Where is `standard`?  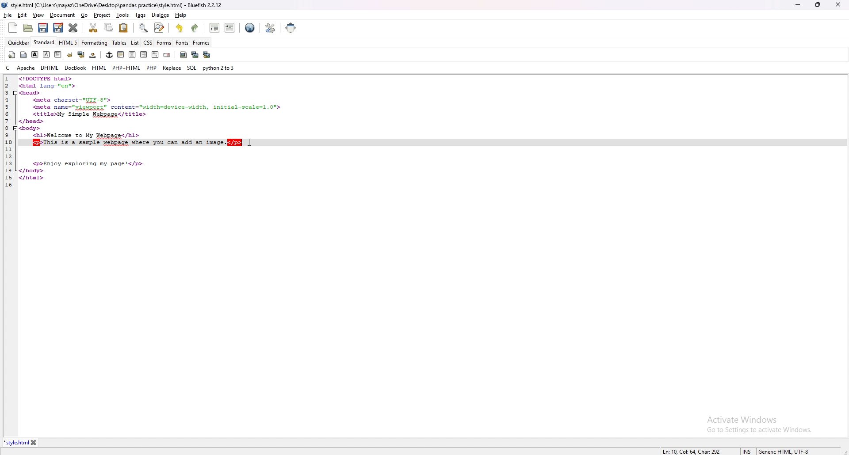
standard is located at coordinates (44, 43).